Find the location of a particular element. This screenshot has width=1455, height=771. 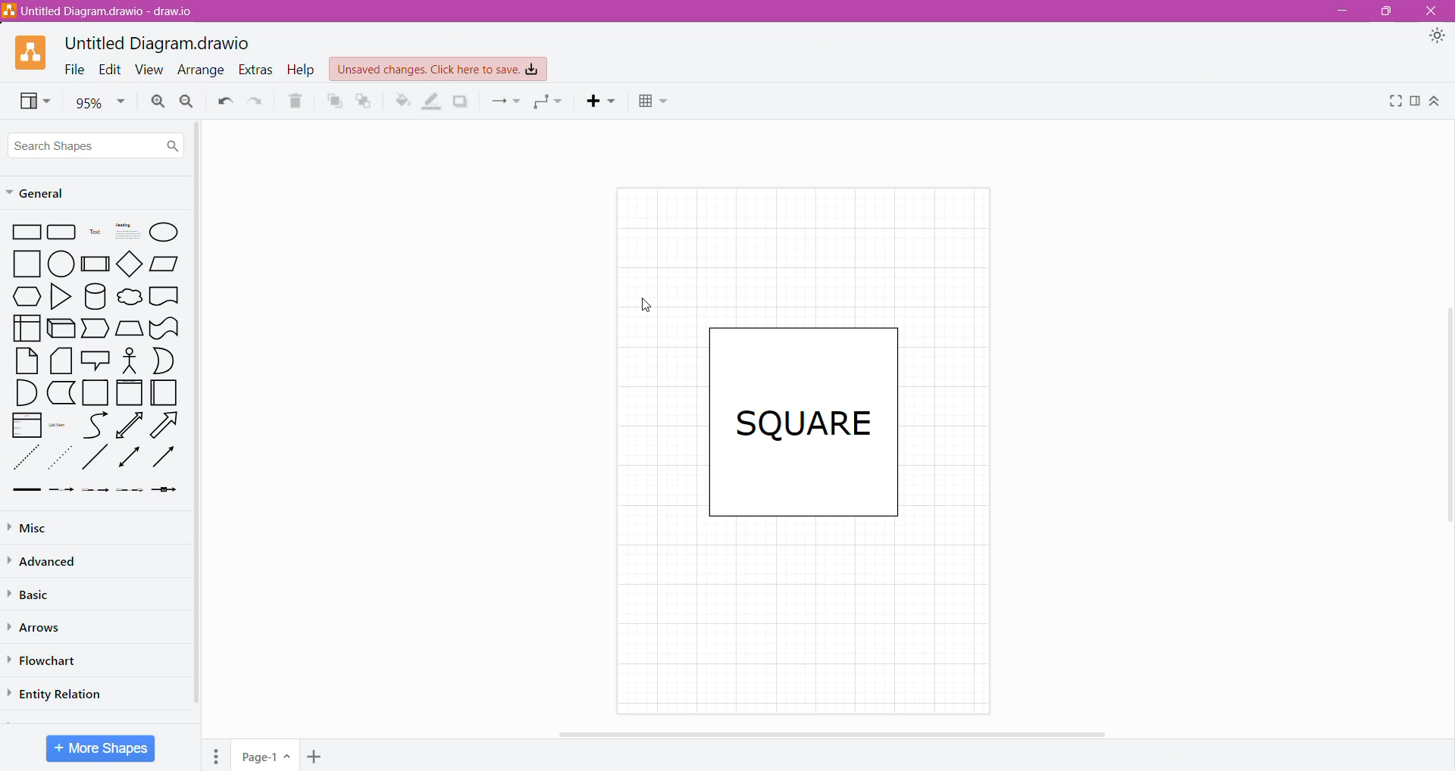

Half Circle is located at coordinates (164, 361).